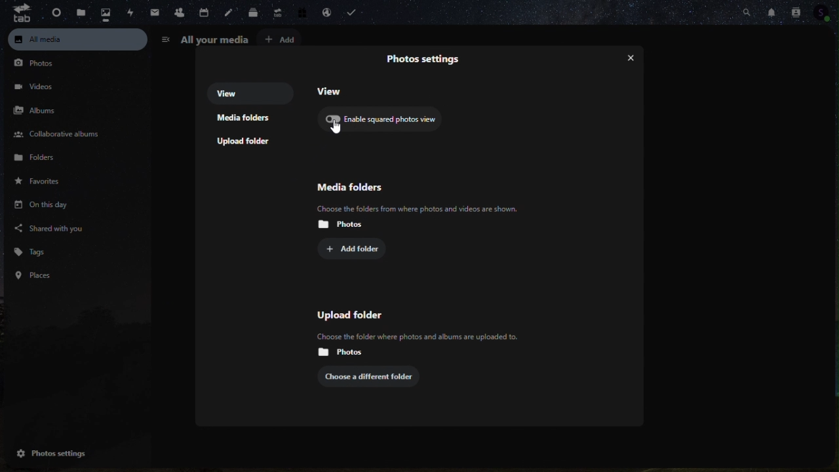  What do you see at coordinates (62, 453) in the screenshot?
I see `Photos settings` at bounding box center [62, 453].